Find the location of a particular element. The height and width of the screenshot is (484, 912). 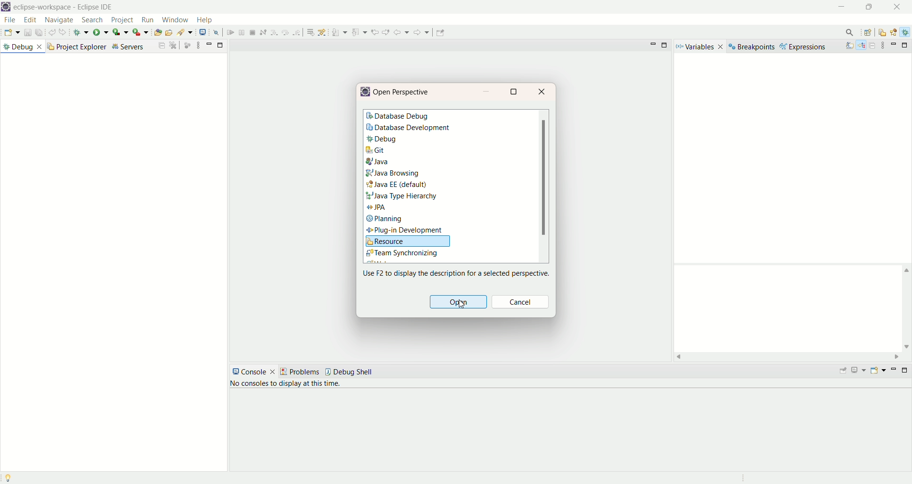

undo is located at coordinates (52, 32).